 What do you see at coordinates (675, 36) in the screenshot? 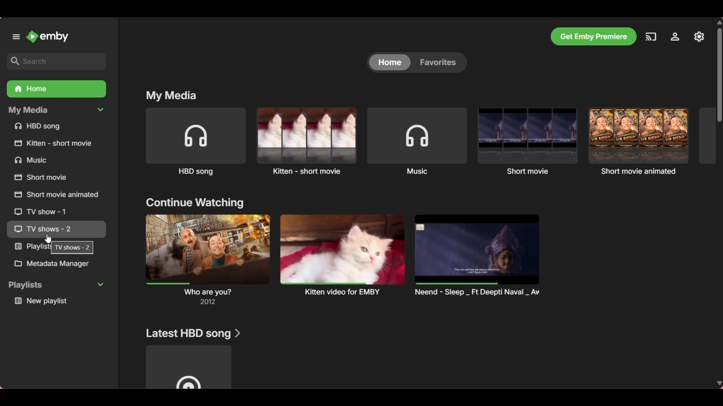
I see `Settings ` at bounding box center [675, 36].